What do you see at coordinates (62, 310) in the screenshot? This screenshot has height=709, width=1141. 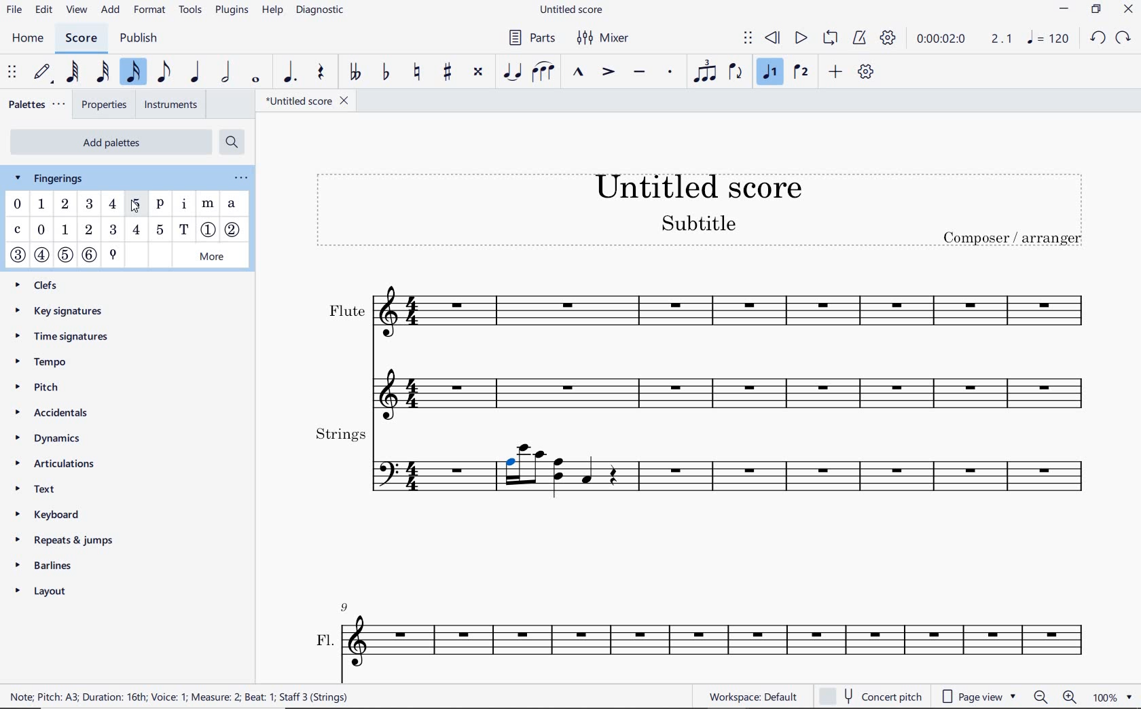 I see `key signatures` at bounding box center [62, 310].